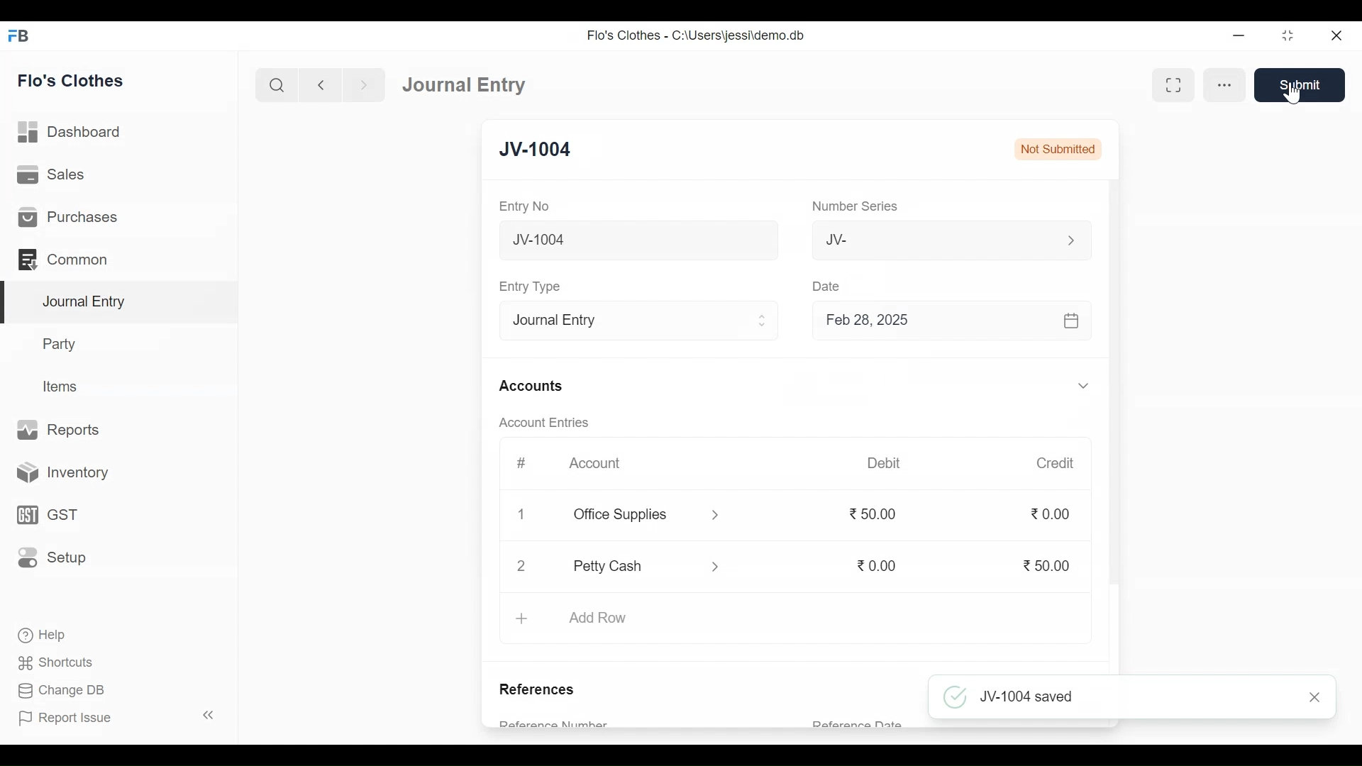 This screenshot has height=766, width=1362. I want to click on Expand, so click(718, 566).